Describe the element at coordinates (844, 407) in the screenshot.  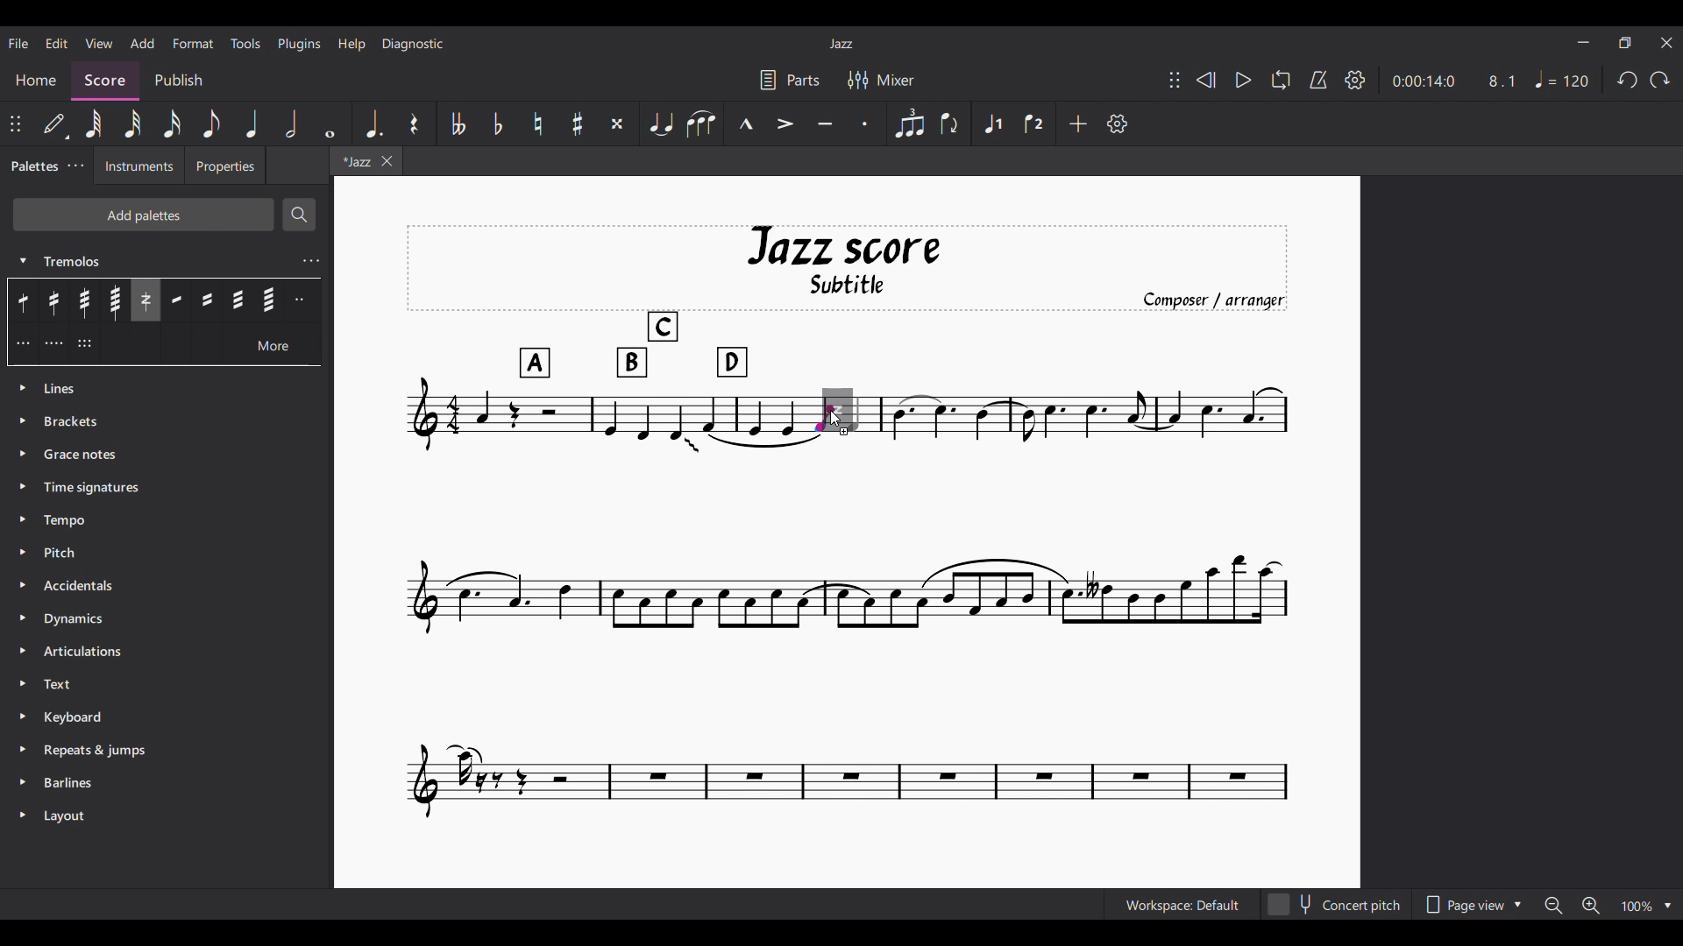
I see `Preview of element to be added` at that location.